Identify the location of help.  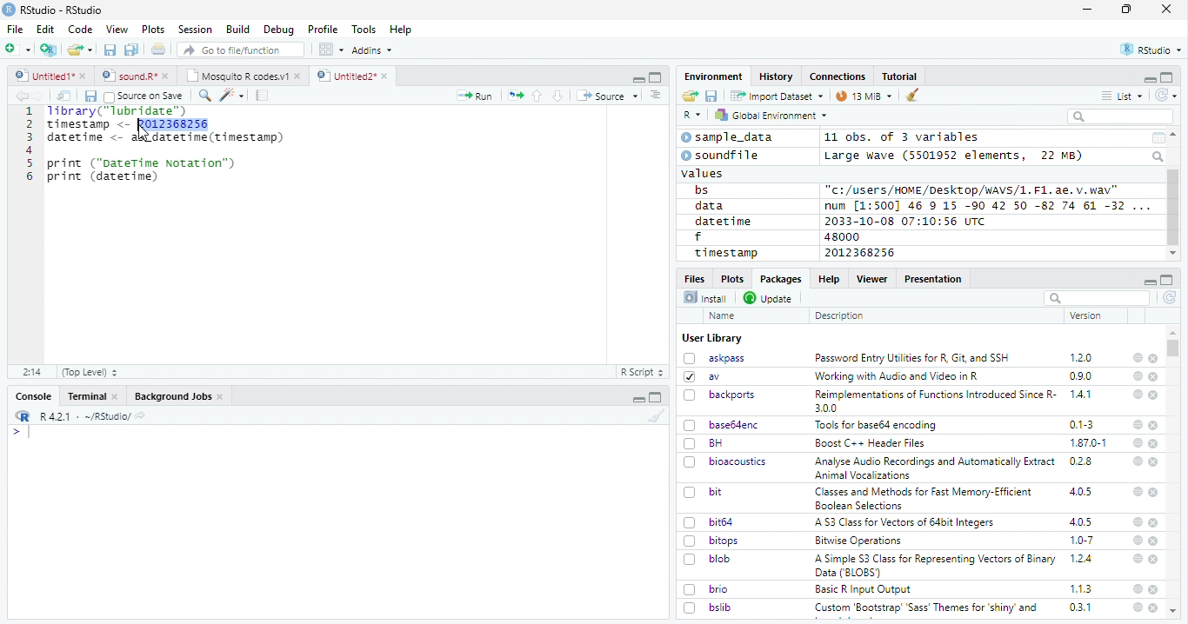
(1137, 357).